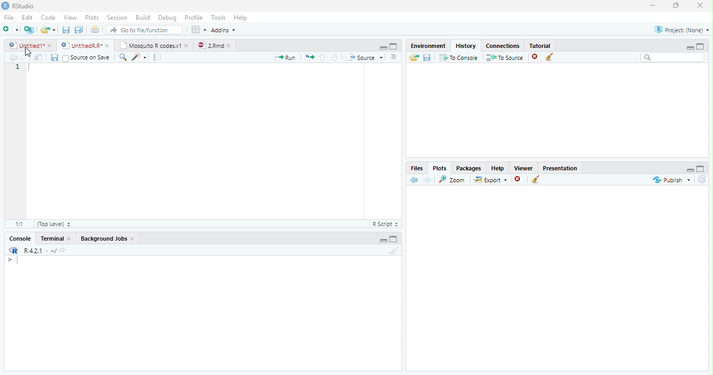 This screenshot has width=713, height=375. What do you see at coordinates (122, 57) in the screenshot?
I see `Find/Replace` at bounding box center [122, 57].